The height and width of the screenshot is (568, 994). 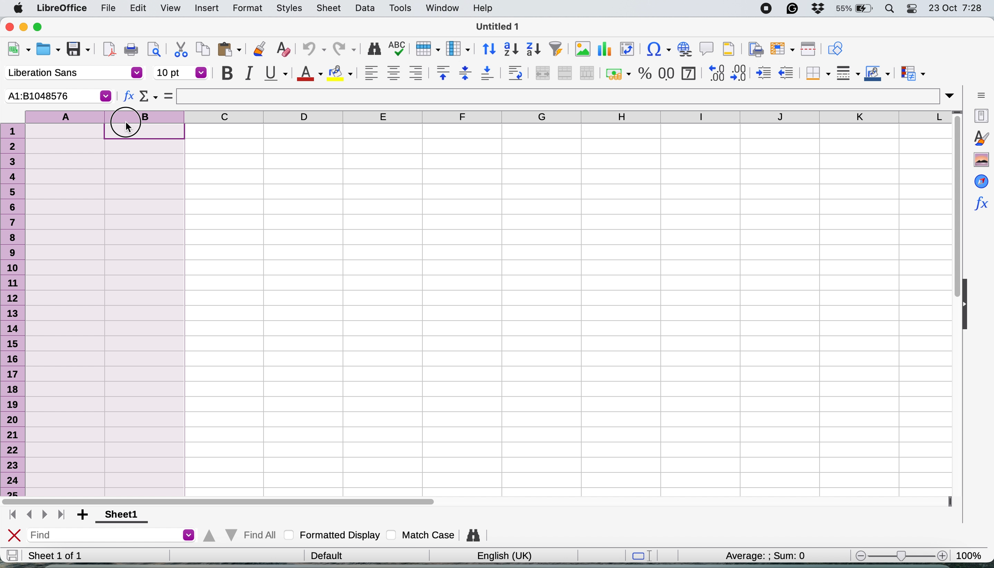 What do you see at coordinates (716, 72) in the screenshot?
I see `add decimal` at bounding box center [716, 72].